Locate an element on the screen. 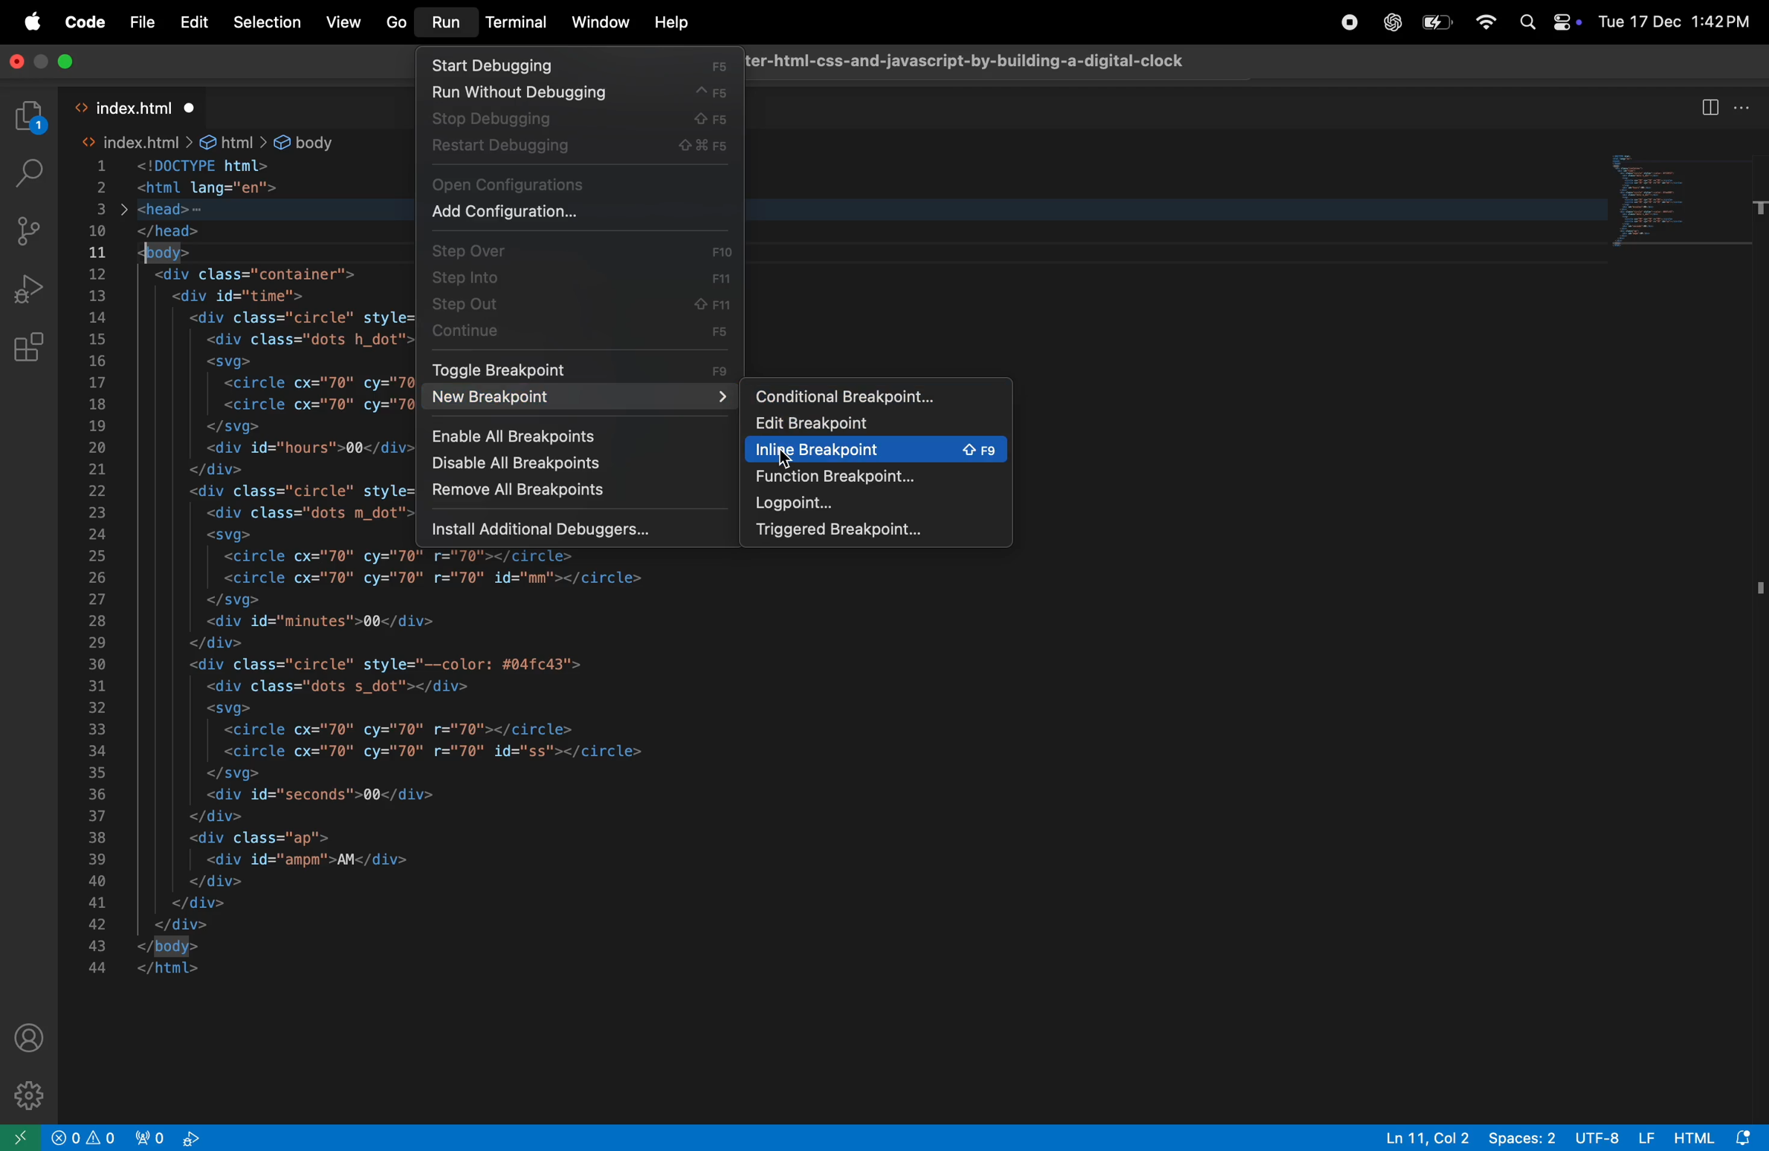  step into is located at coordinates (582, 275).